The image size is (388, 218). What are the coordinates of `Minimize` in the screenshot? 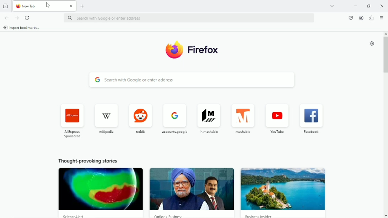 It's located at (355, 6).